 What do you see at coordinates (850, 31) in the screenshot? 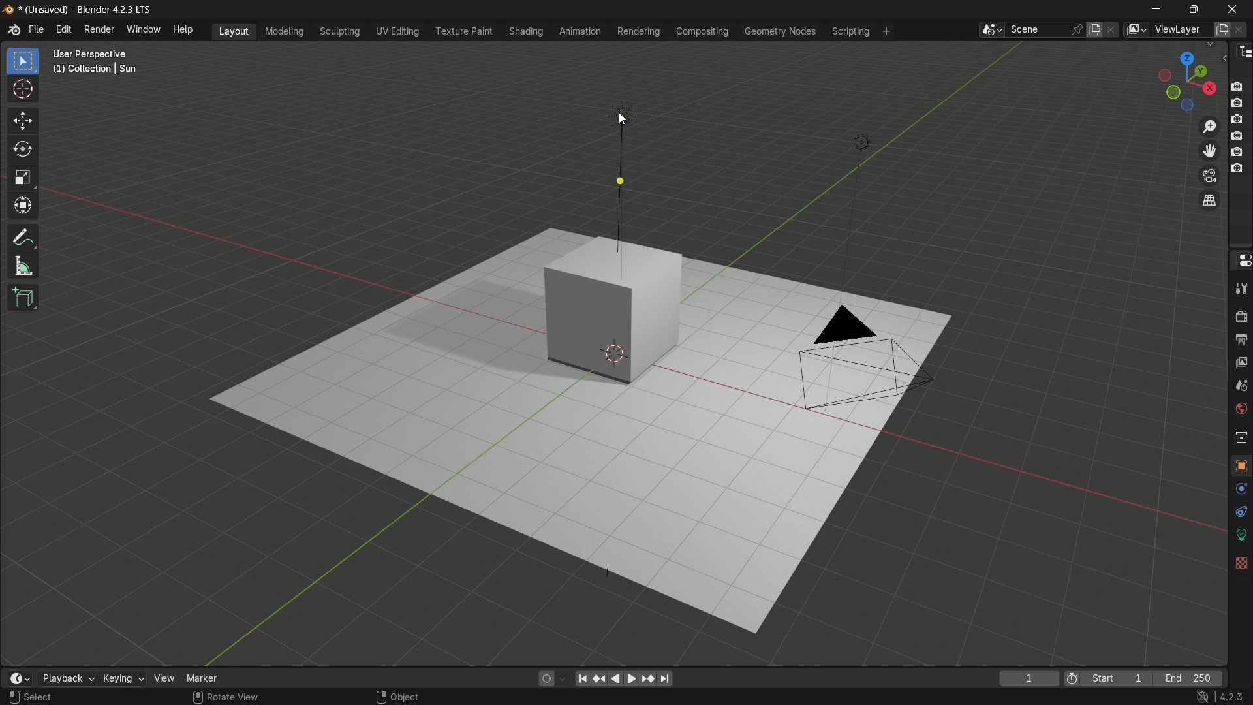
I see `scripting` at bounding box center [850, 31].